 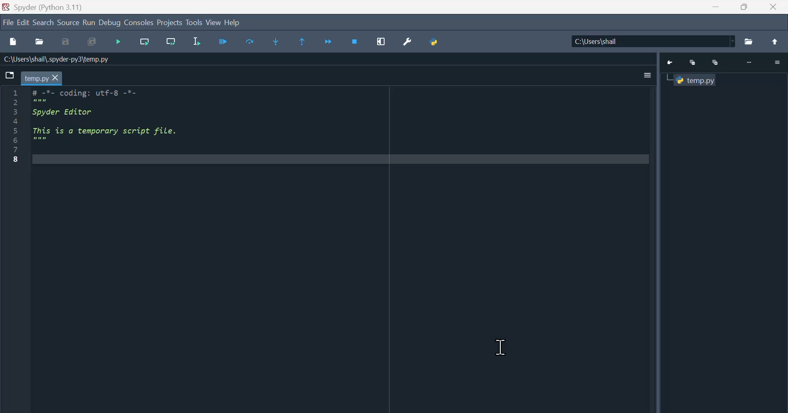 What do you see at coordinates (66, 41) in the screenshot?
I see `save` at bounding box center [66, 41].